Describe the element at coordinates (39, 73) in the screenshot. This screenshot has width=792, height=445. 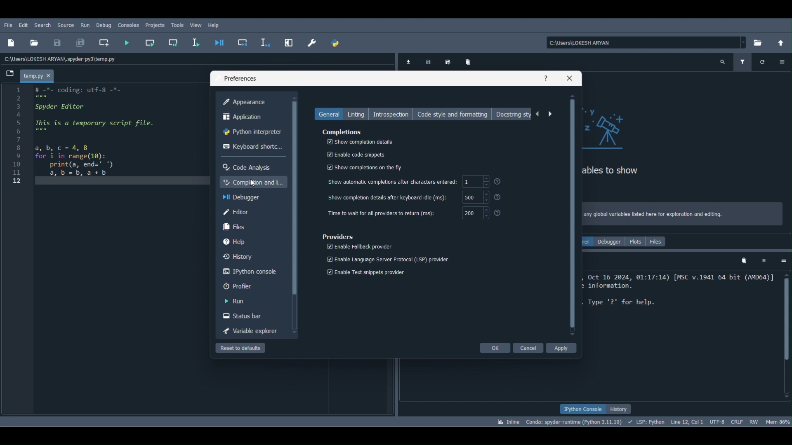
I see `File name` at that location.